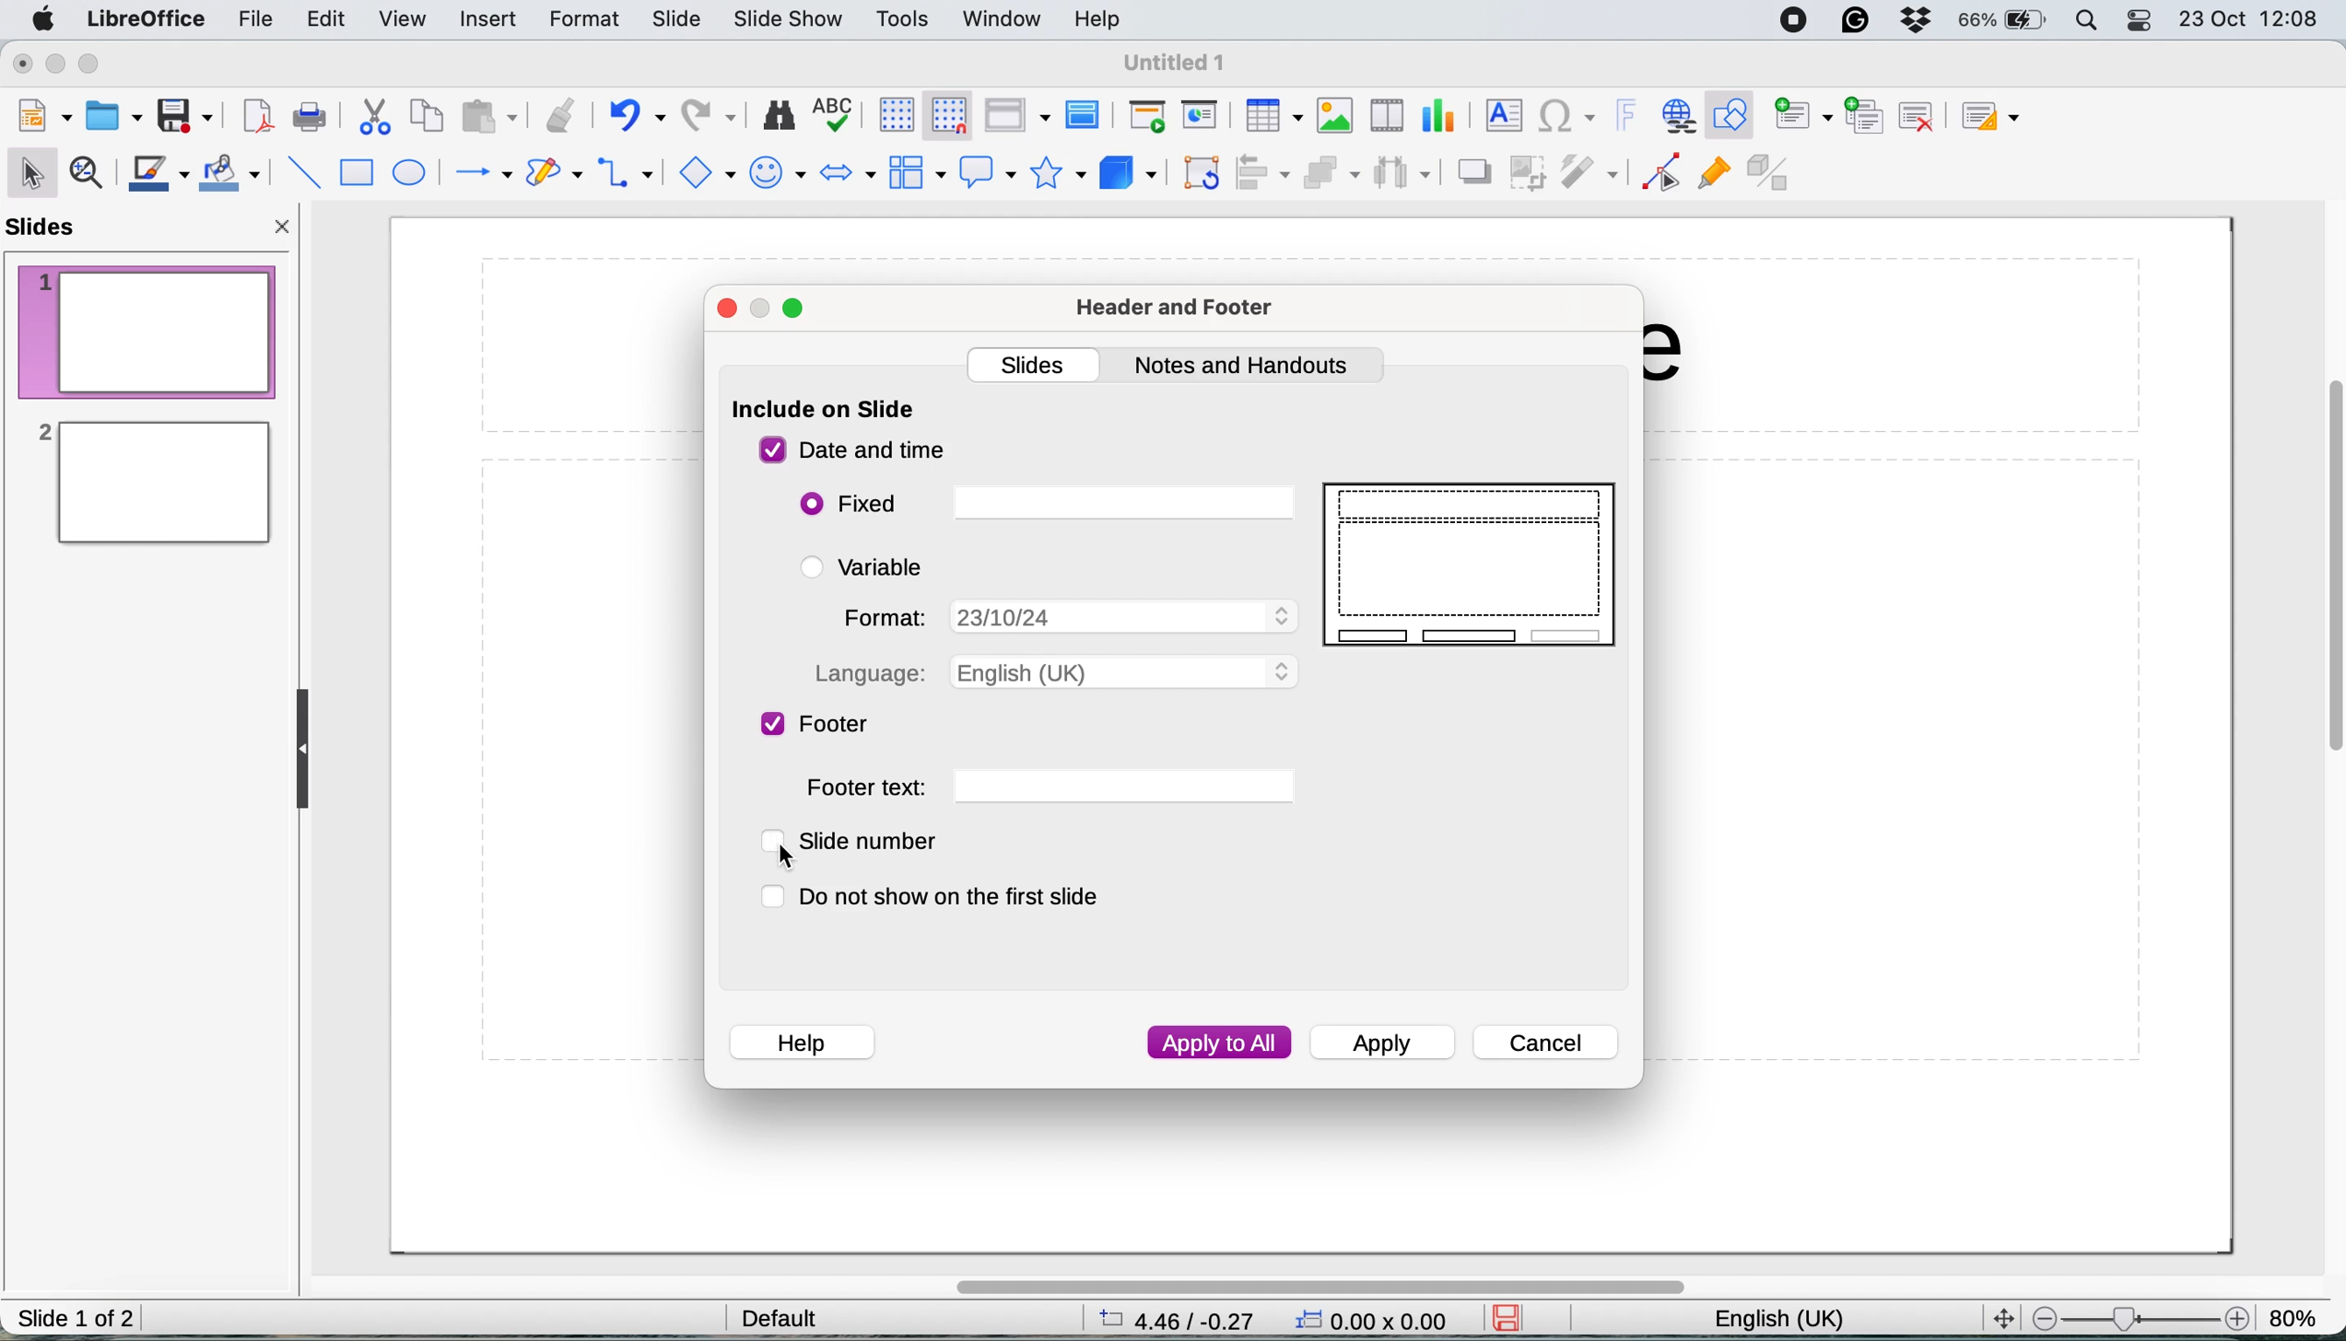 The image size is (2346, 1341). Describe the element at coordinates (1626, 116) in the screenshot. I see `insert fontwork text` at that location.